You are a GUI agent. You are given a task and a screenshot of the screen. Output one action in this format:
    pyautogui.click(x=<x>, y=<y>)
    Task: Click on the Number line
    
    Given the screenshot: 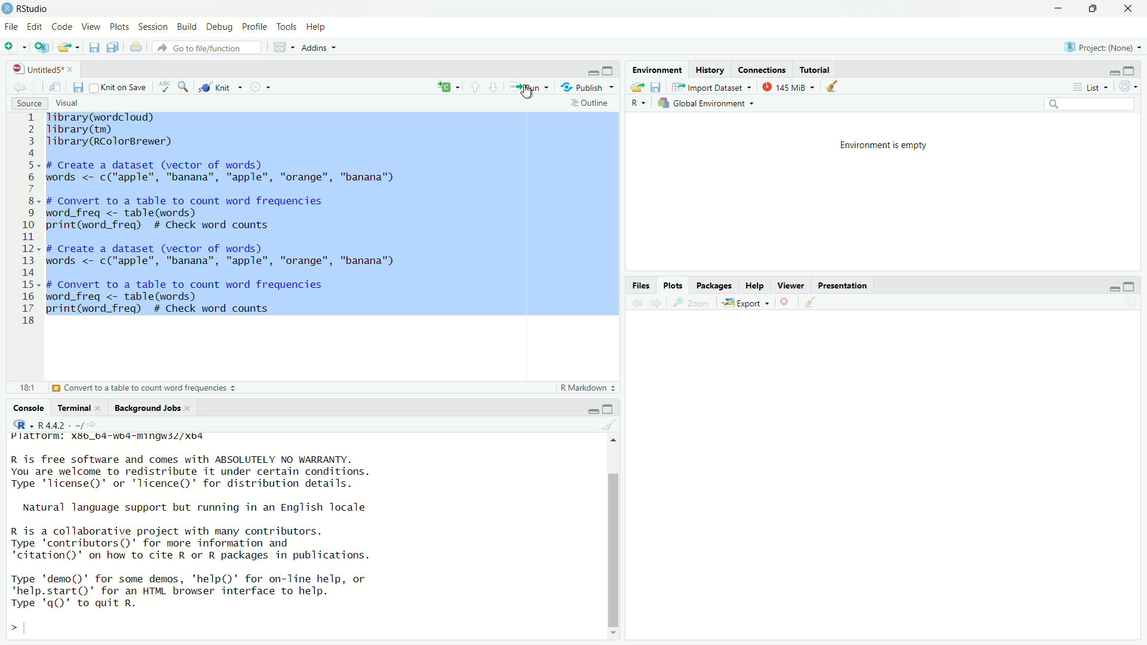 What is the action you would take?
    pyautogui.click(x=29, y=220)
    